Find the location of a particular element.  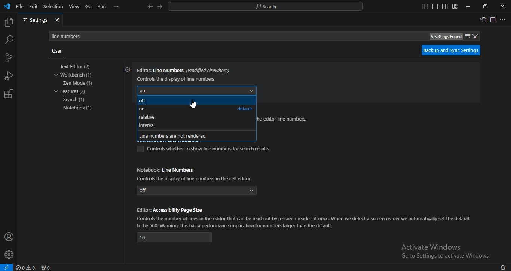

no problems is located at coordinates (27, 268).